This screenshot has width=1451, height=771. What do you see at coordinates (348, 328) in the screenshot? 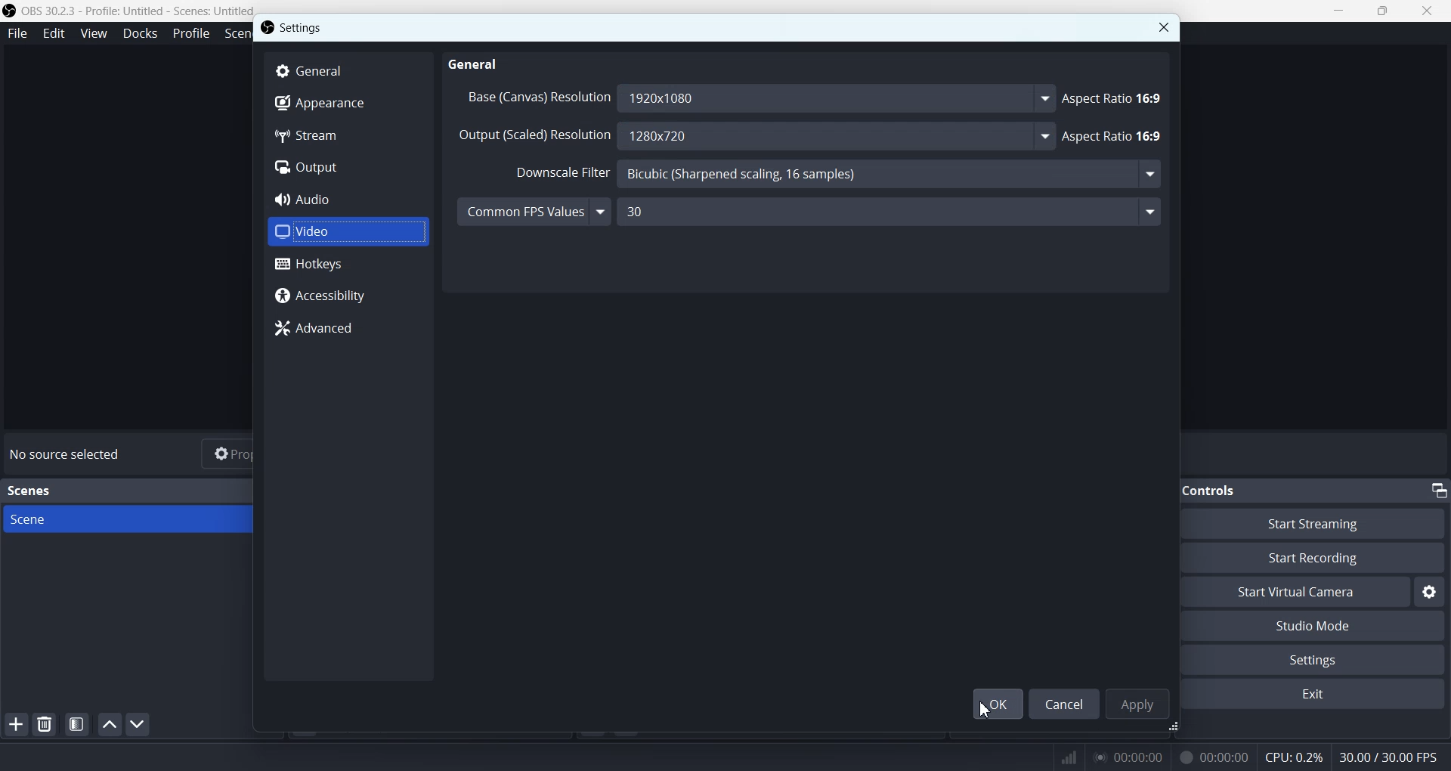
I see `Advanced` at bounding box center [348, 328].